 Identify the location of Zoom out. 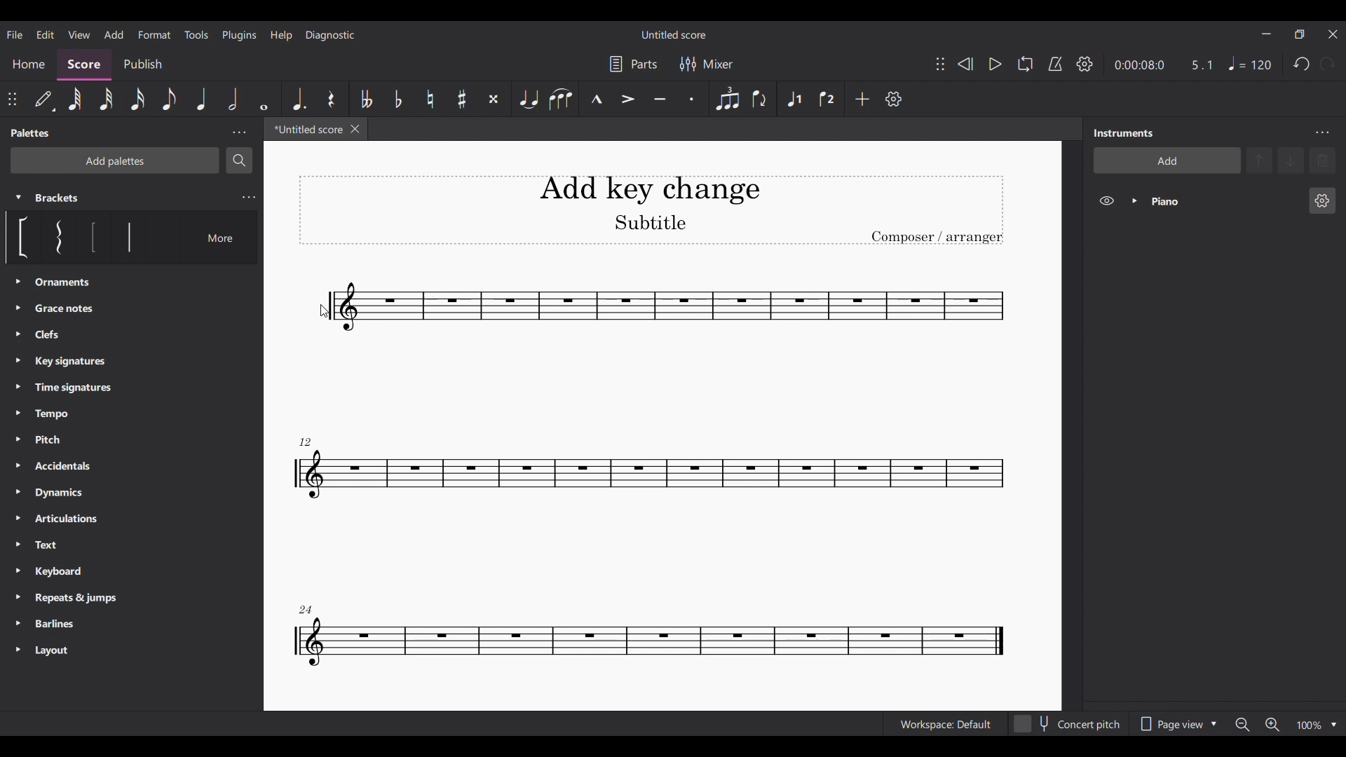
(1241, 725).